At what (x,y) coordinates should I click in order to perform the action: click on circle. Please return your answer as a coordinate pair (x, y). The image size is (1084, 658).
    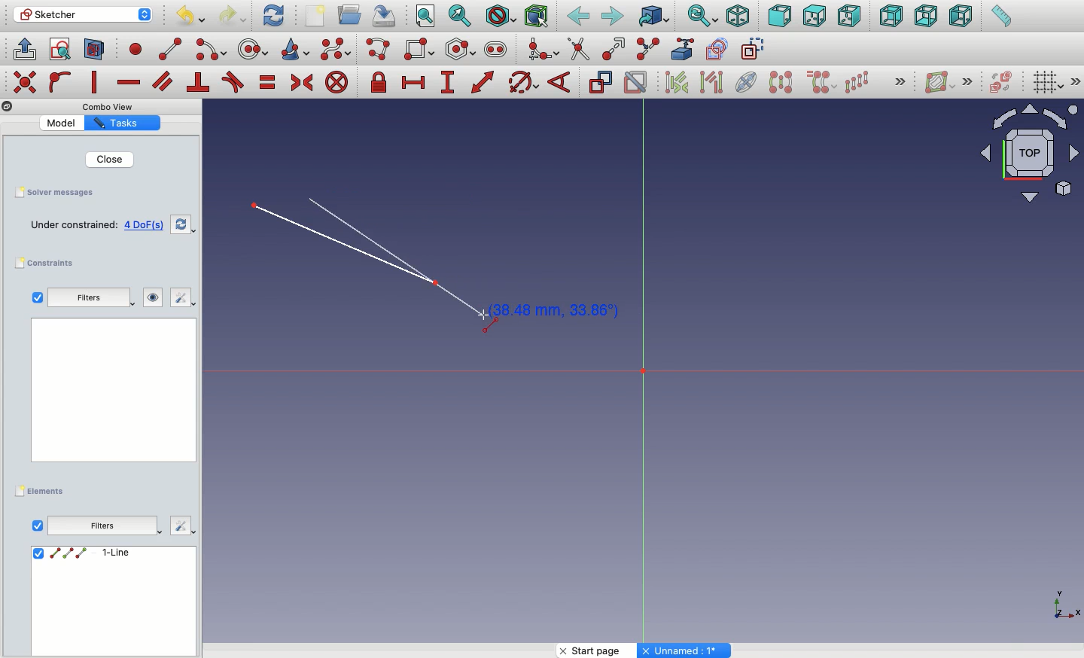
    Looking at the image, I should click on (254, 49).